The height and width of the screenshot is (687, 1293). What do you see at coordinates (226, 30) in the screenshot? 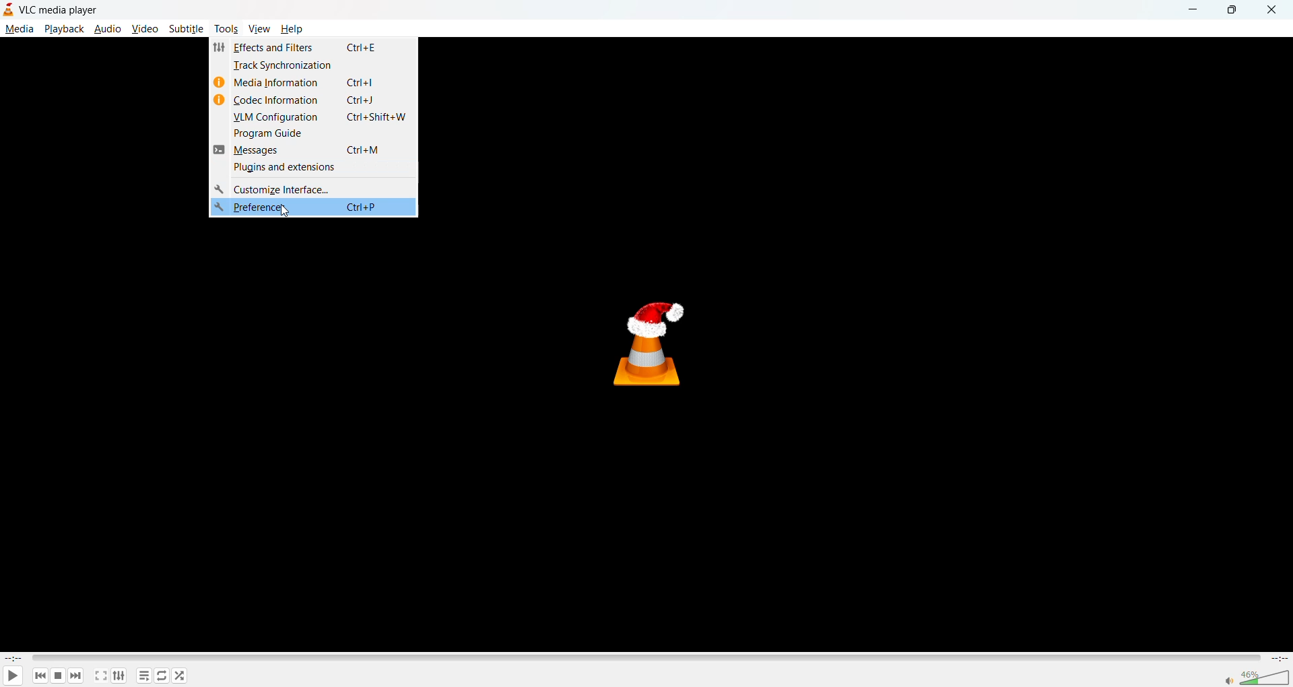
I see `tools` at bounding box center [226, 30].